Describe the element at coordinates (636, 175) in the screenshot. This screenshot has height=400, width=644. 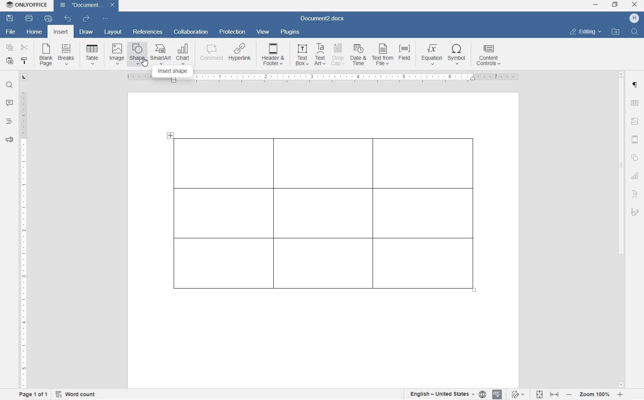
I see `chart` at that location.